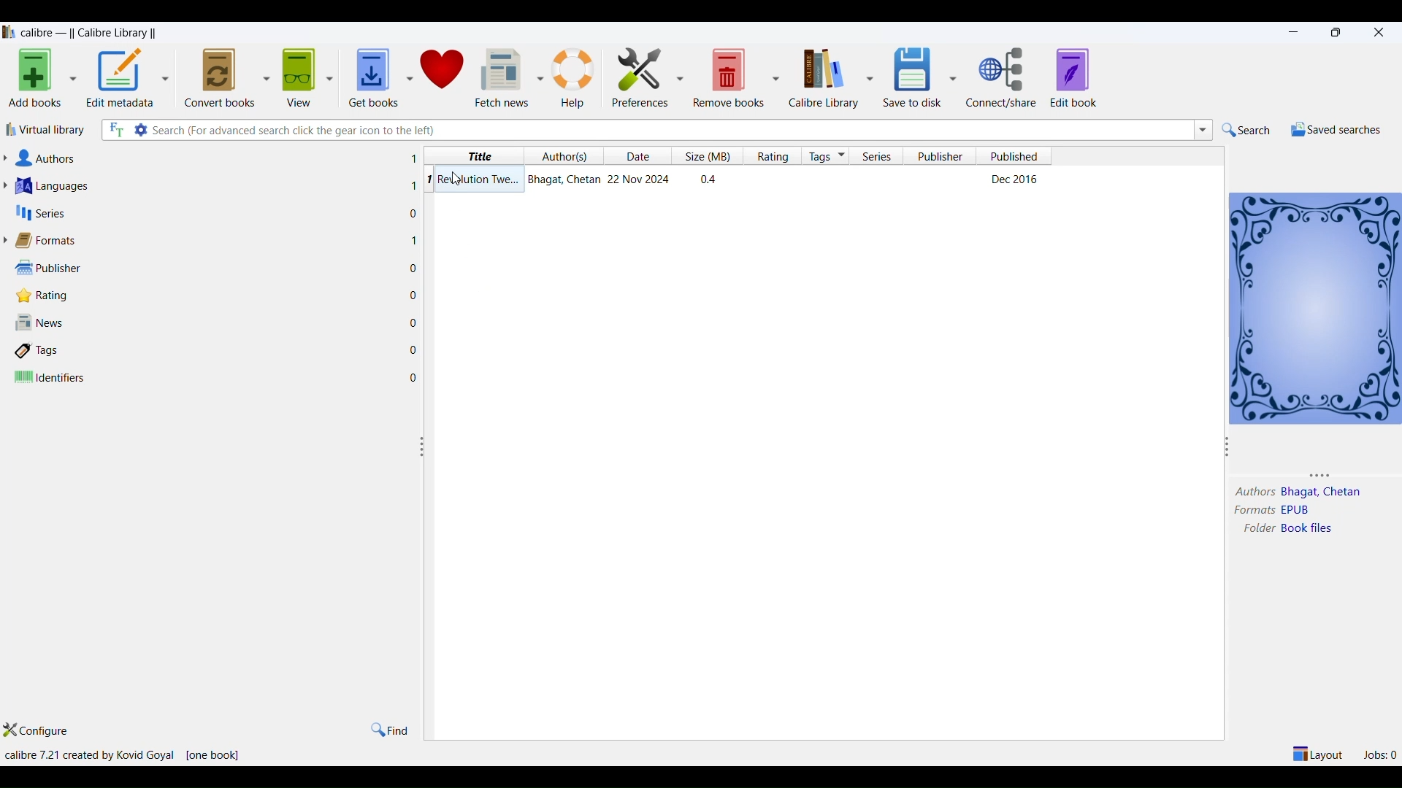 This screenshot has width=1402, height=788. What do you see at coordinates (458, 181) in the screenshot?
I see `cursor` at bounding box center [458, 181].